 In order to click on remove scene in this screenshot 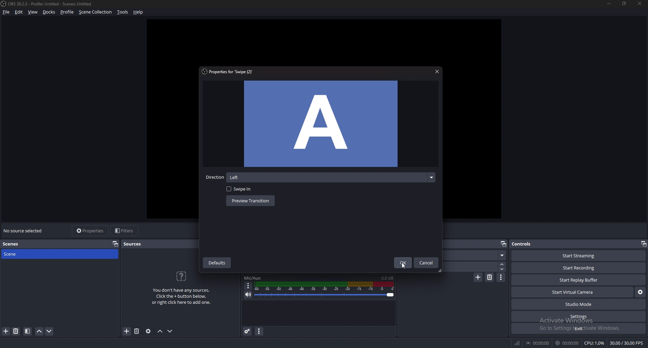, I will do `click(17, 331)`.